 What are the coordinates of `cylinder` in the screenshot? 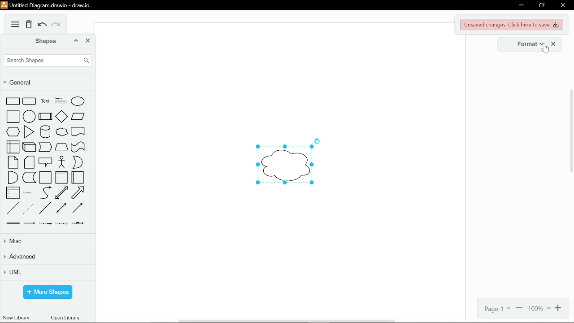 It's located at (45, 132).